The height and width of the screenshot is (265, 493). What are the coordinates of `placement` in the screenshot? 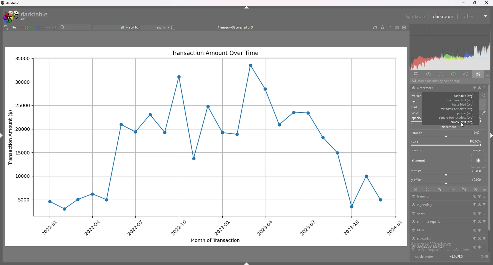 It's located at (449, 127).